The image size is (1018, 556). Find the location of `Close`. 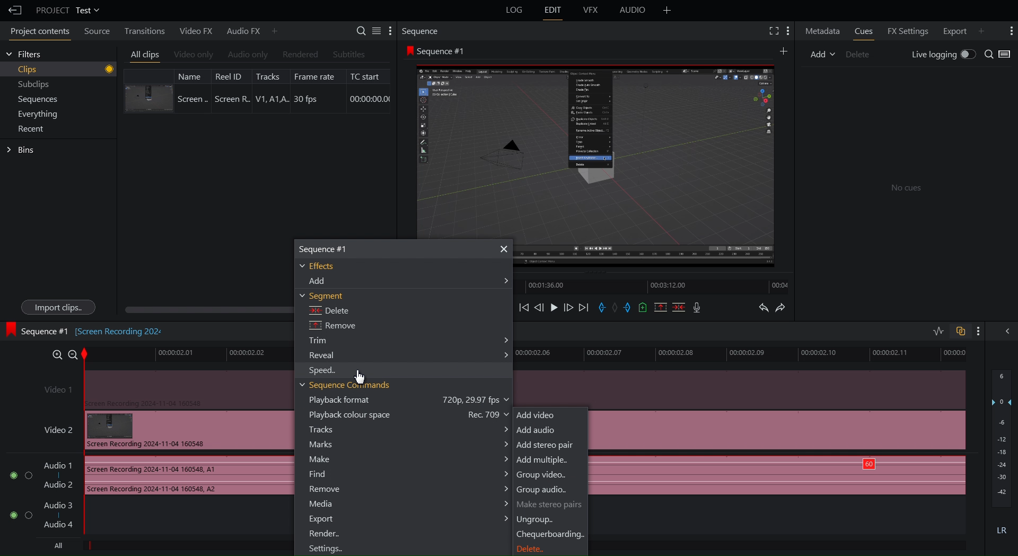

Close is located at coordinates (502, 249).